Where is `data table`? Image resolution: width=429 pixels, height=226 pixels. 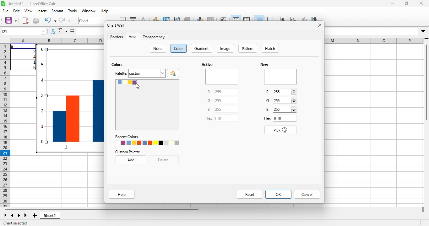 data table is located at coordinates (211, 19).